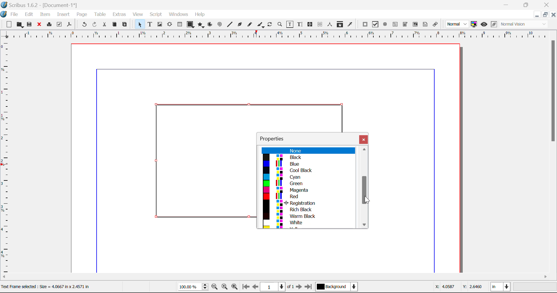 Image resolution: width=557 pixels, height=293 pixels. Describe the element at coordinates (306, 209) in the screenshot. I see `Rich Black` at that location.